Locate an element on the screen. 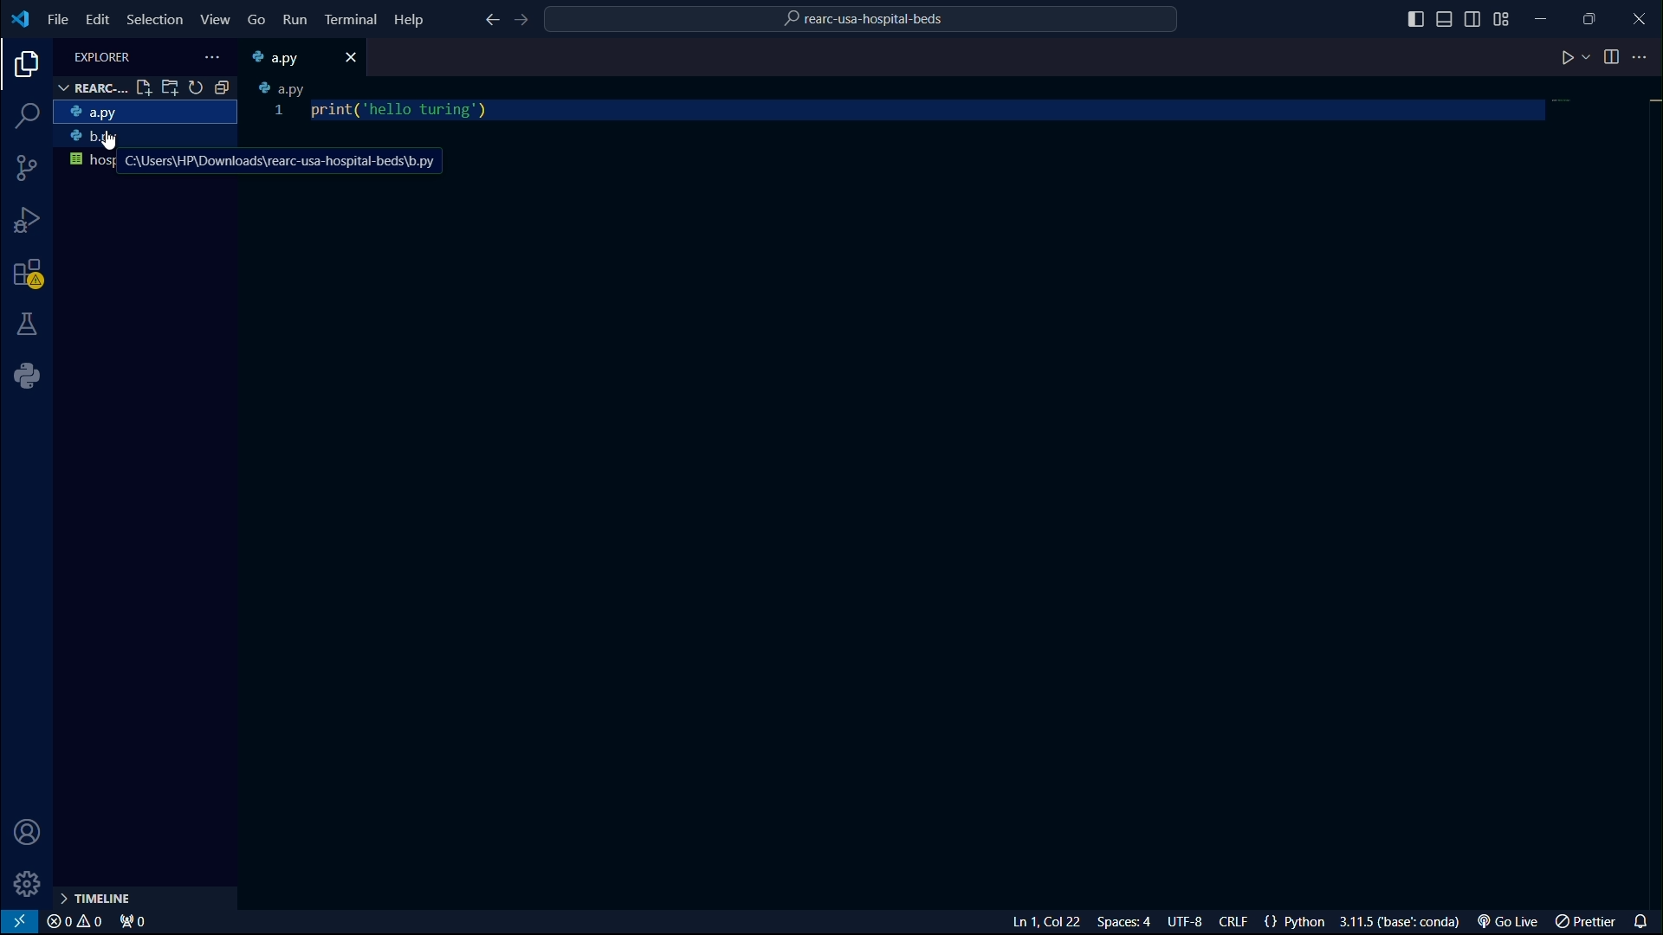  toggle primary sidebar is located at coordinates (1411, 17).